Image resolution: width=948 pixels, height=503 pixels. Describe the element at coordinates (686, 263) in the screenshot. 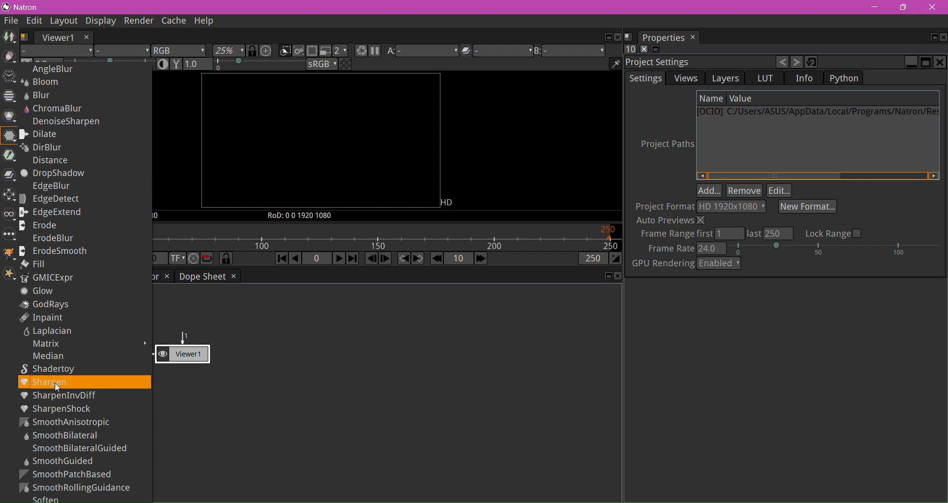

I see `GPU Rendering -enable/disable` at that location.